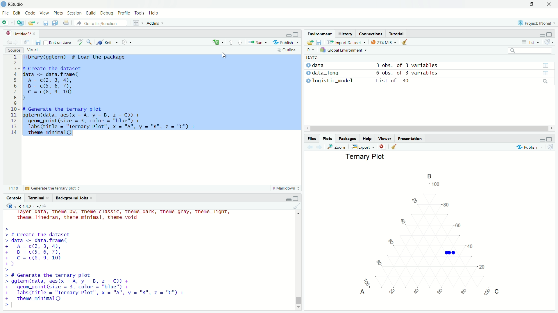  I want to click on view, so click(548, 73).